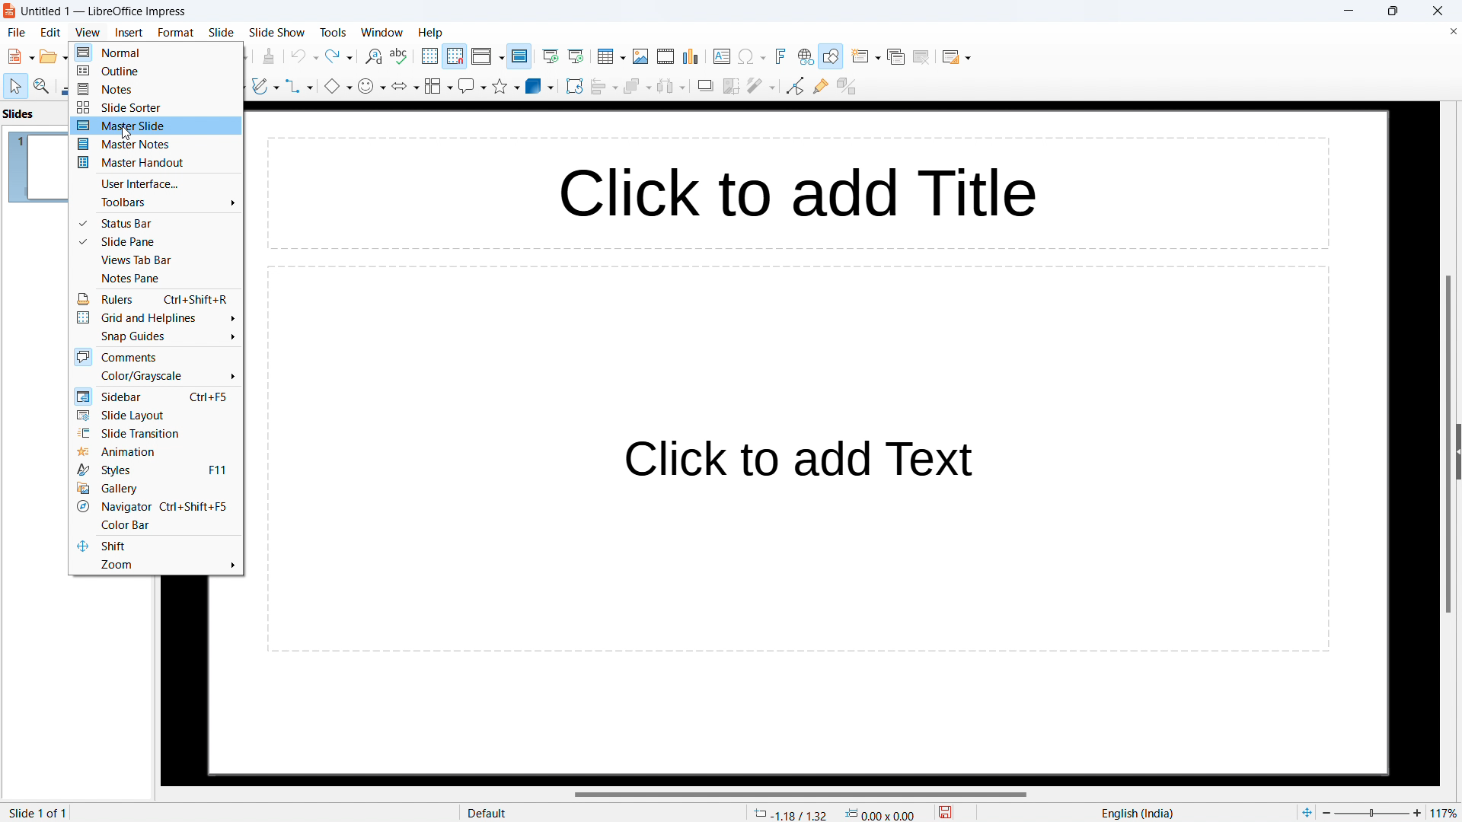  Describe the element at coordinates (155, 470) in the screenshot. I see `styles` at that location.